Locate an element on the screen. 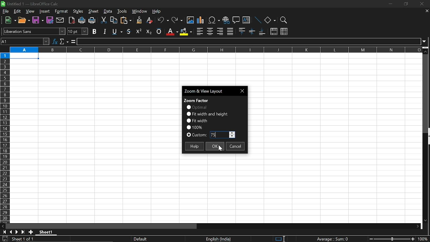 This screenshot has width=430, height=242. window is located at coordinates (140, 12).